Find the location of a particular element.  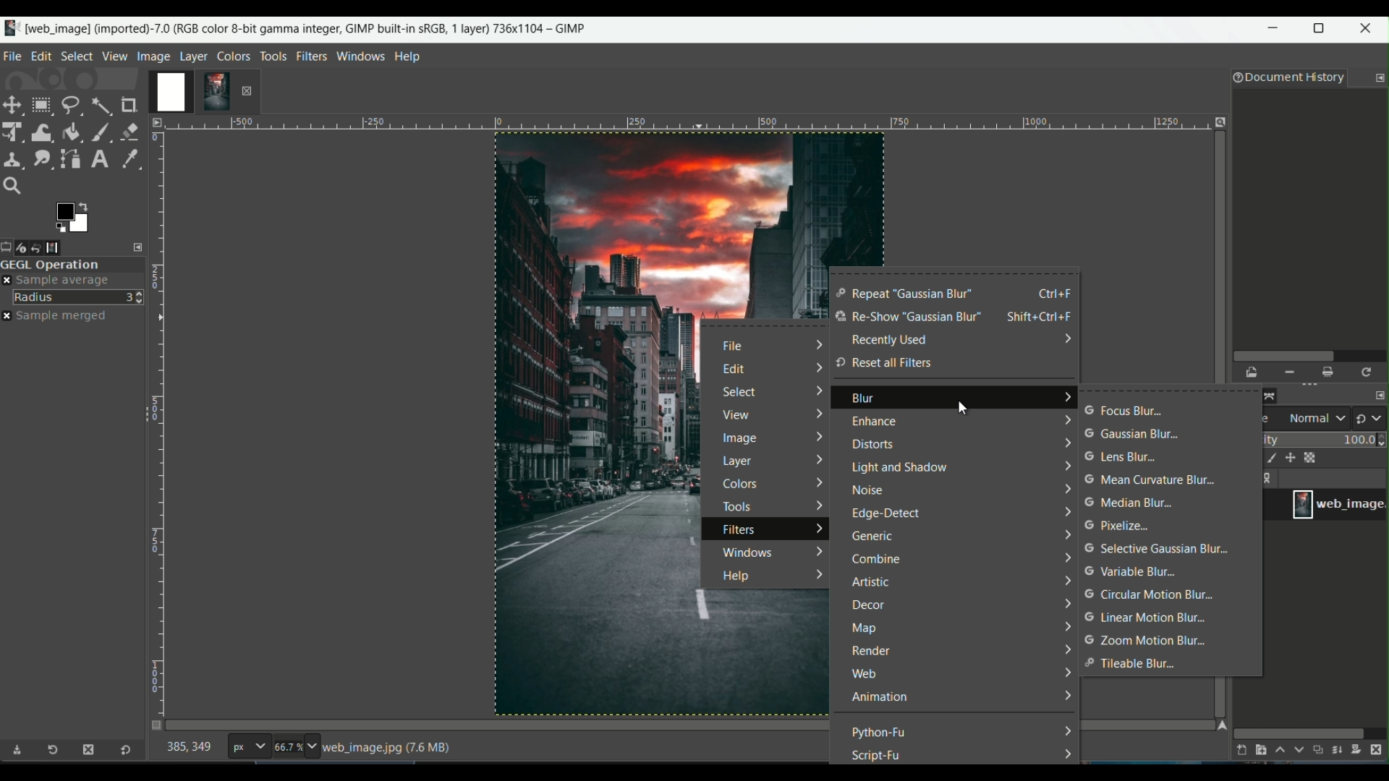

repeat is located at coordinates (904, 294).